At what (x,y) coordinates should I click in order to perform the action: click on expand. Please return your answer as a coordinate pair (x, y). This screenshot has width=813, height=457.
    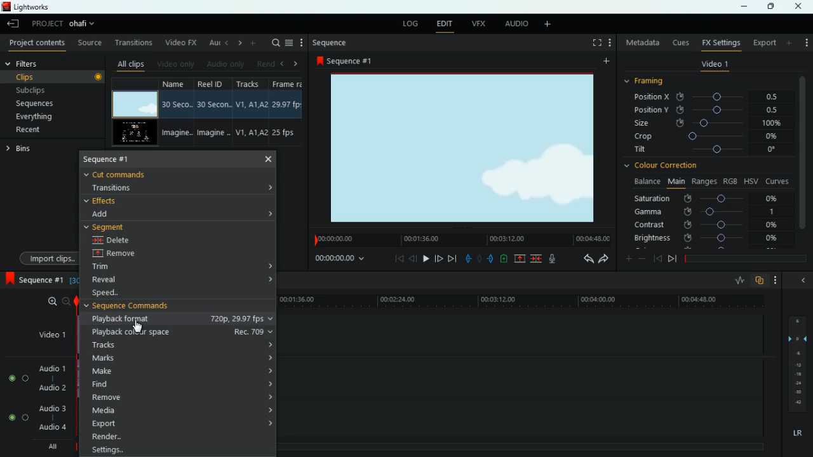
    Looking at the image, I should click on (268, 186).